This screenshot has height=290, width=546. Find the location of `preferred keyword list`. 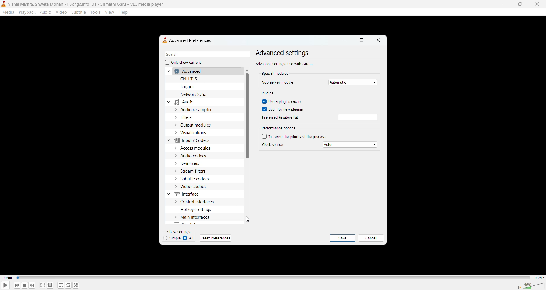

preferred keyword list is located at coordinates (280, 117).